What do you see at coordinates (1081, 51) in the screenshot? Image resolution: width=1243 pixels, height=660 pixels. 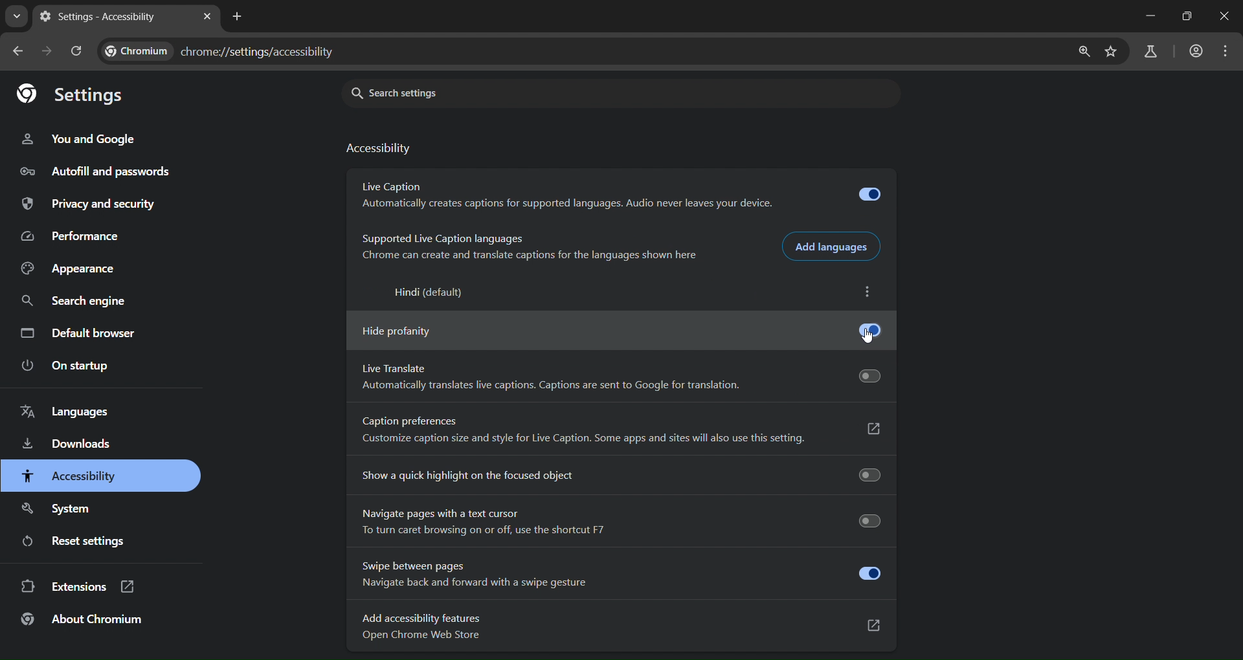 I see `zoom` at bounding box center [1081, 51].